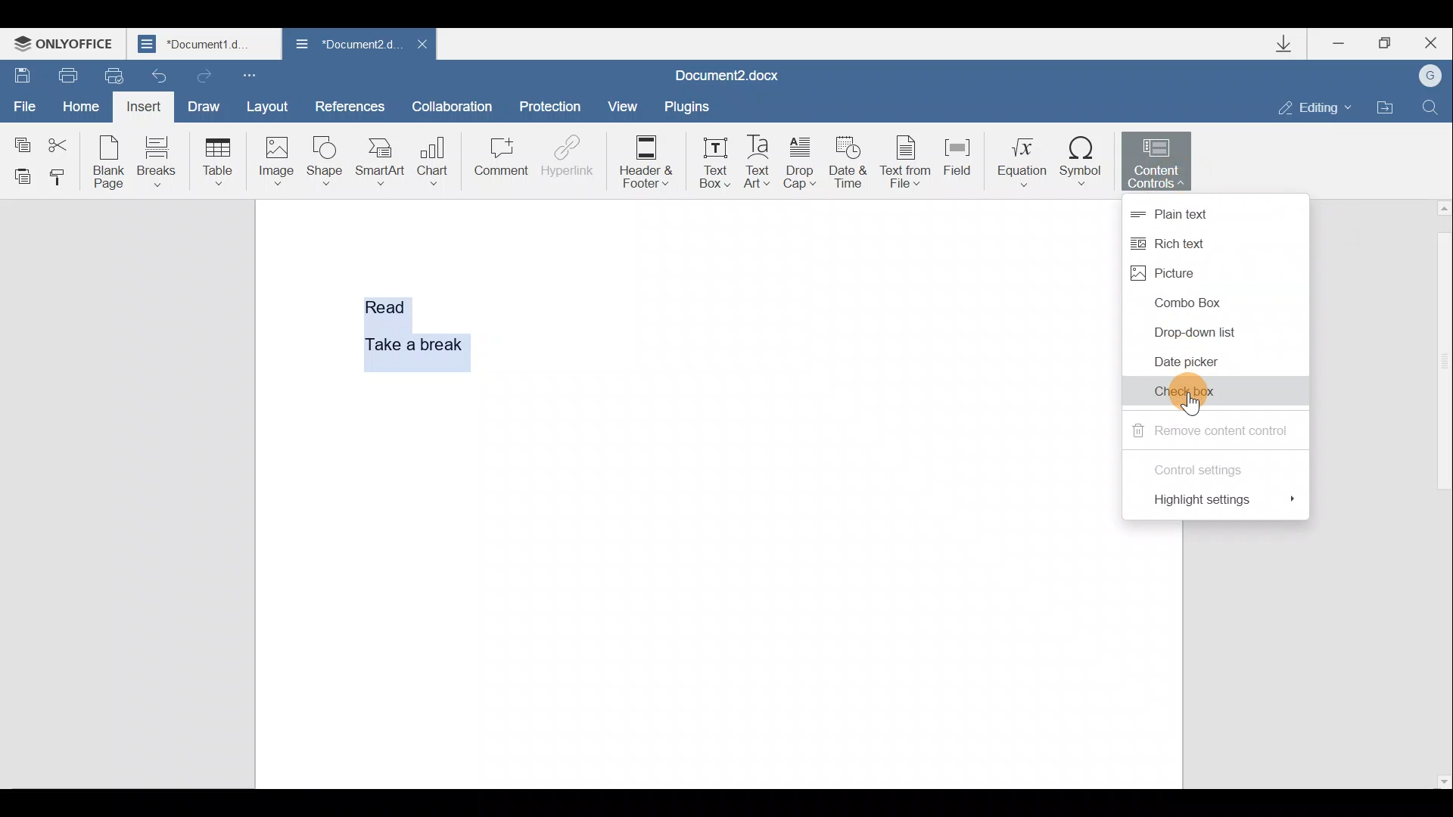 The width and height of the screenshot is (1453, 817). I want to click on Document2.docx, so click(727, 75).